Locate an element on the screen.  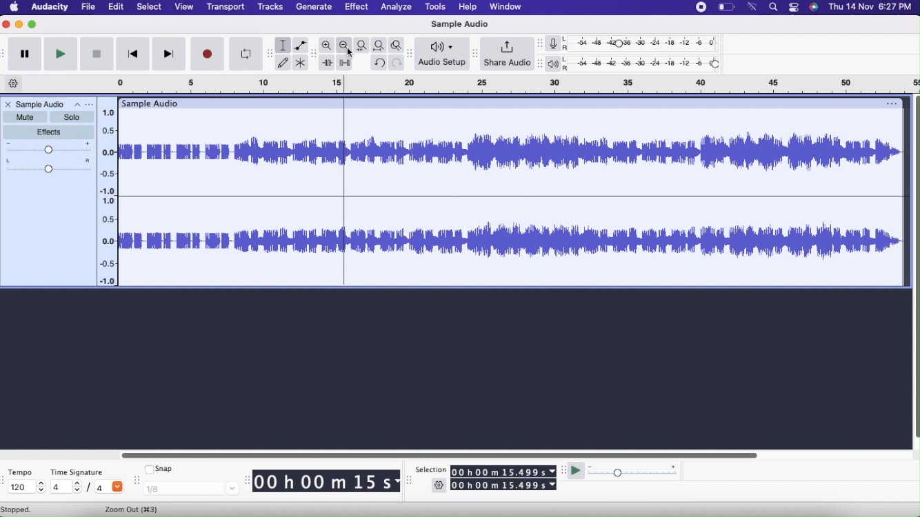
Close is located at coordinates (7, 25).